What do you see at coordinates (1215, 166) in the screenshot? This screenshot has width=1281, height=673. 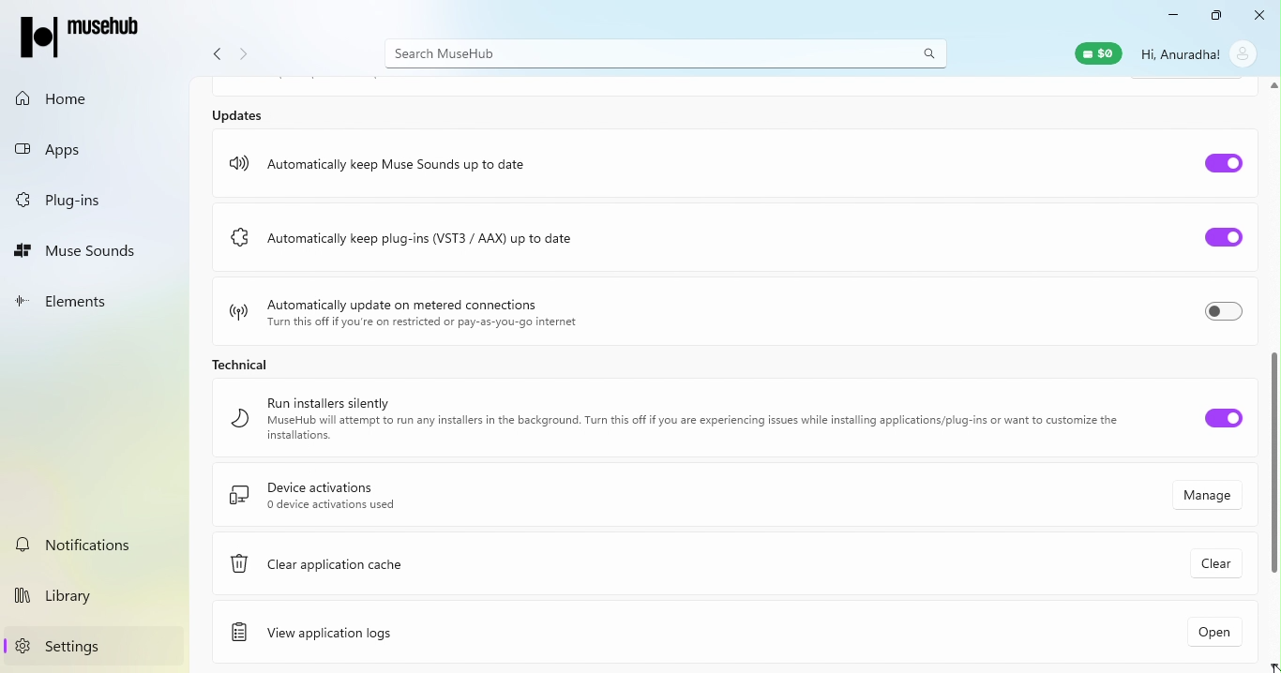 I see `Toggle` at bounding box center [1215, 166].